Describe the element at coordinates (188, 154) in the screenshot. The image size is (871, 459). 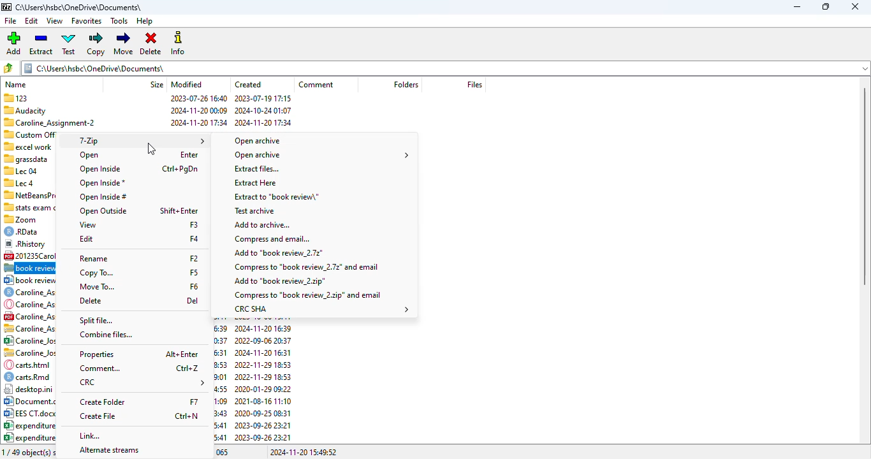
I see `shortcut for open` at that location.